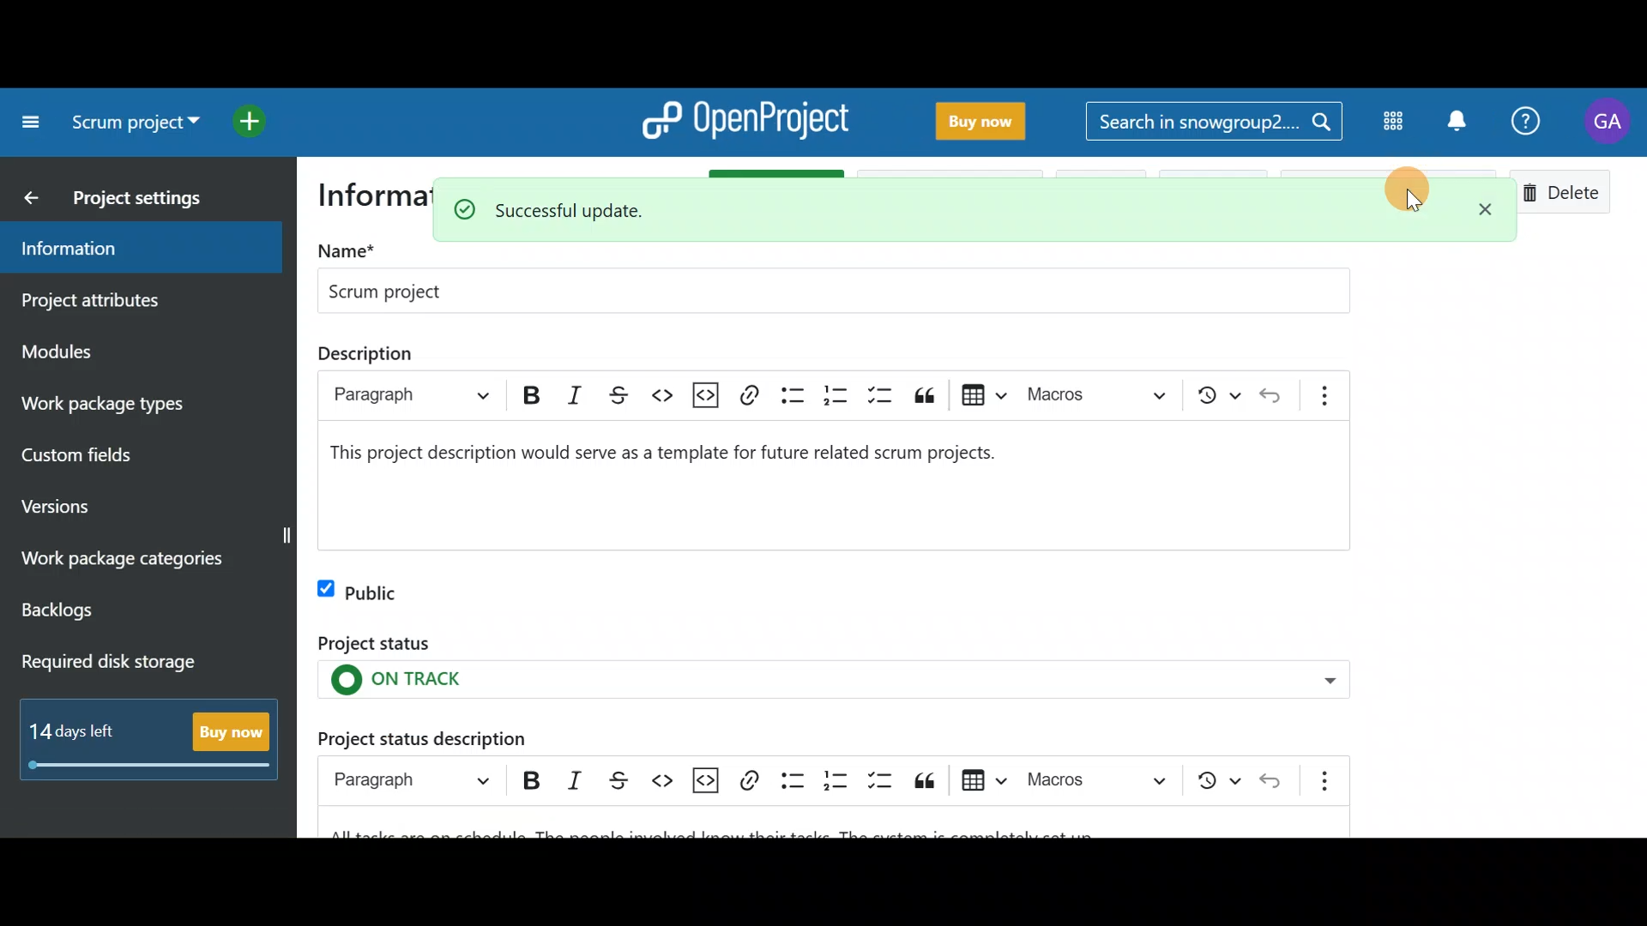 The width and height of the screenshot is (1647, 926). Describe the element at coordinates (836, 394) in the screenshot. I see `numbered list` at that location.